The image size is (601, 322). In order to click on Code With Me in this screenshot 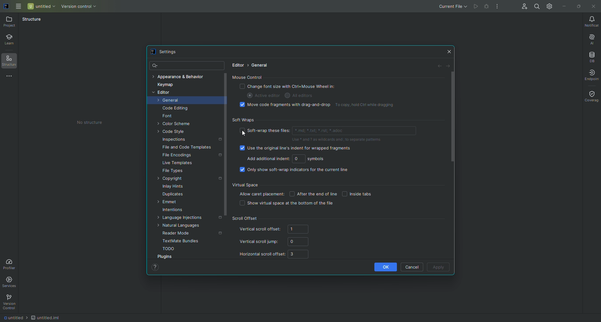, I will do `click(523, 7)`.